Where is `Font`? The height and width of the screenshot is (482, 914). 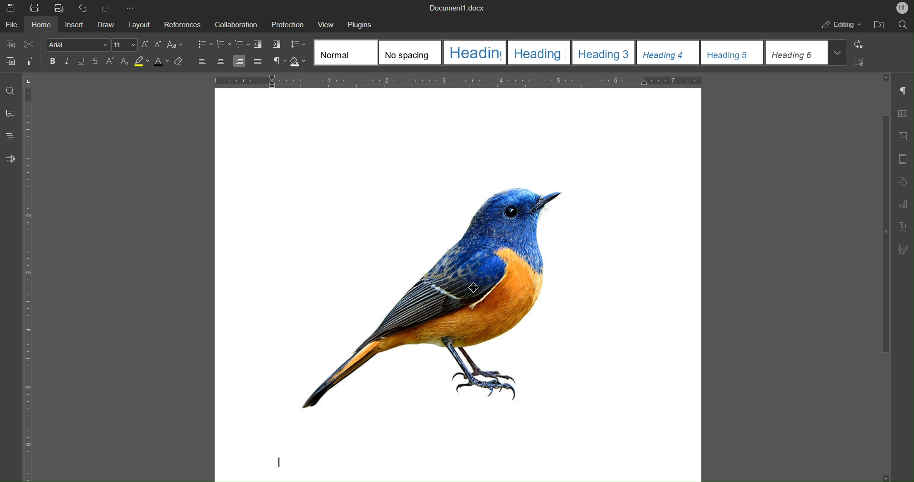
Font is located at coordinates (78, 44).